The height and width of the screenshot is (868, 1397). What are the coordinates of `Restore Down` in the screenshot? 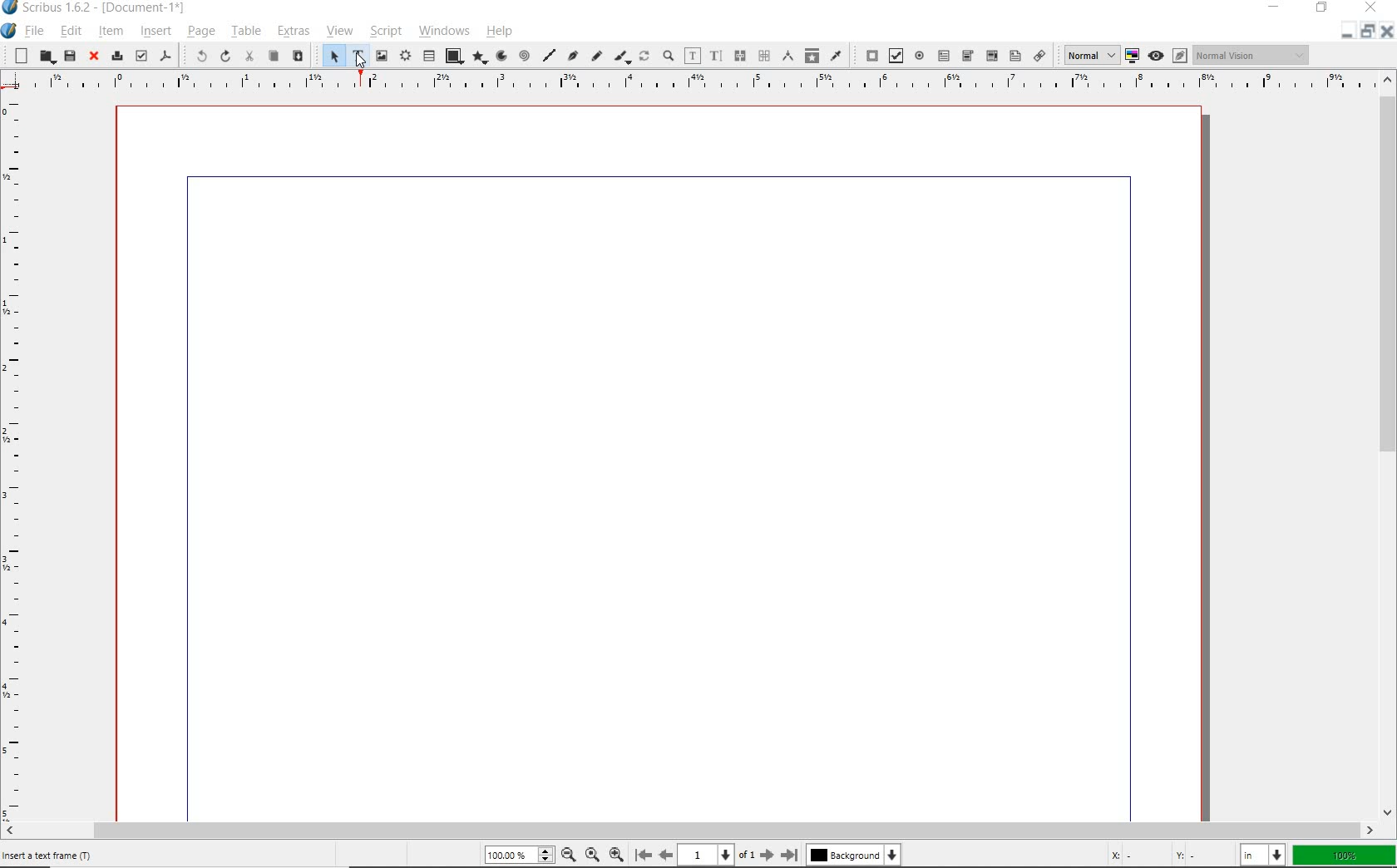 It's located at (1346, 31).